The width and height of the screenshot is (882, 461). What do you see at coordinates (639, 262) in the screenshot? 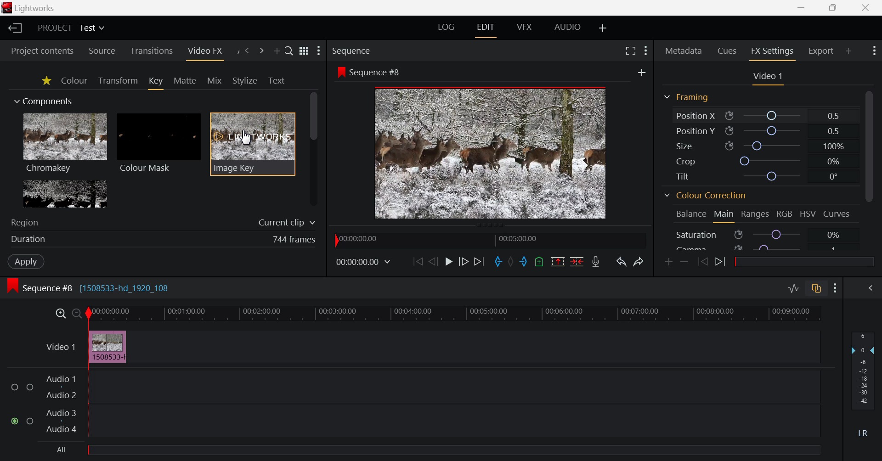
I see `Redo` at bounding box center [639, 262].